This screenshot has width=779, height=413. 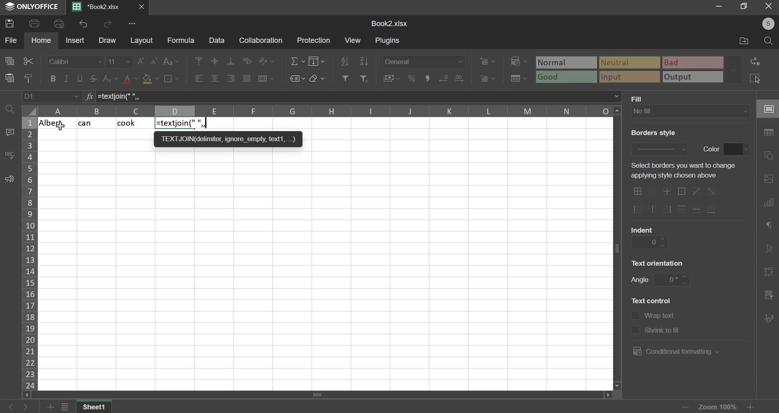 I want to click on print, so click(x=35, y=24).